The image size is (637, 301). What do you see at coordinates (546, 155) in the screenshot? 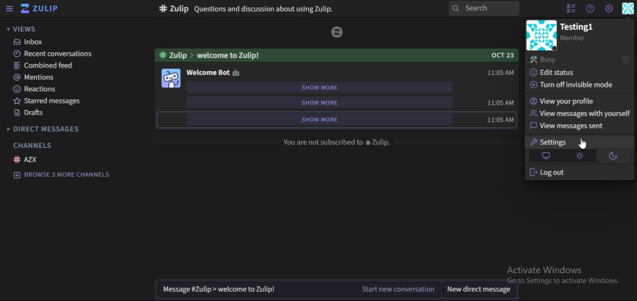
I see `default theme` at bounding box center [546, 155].